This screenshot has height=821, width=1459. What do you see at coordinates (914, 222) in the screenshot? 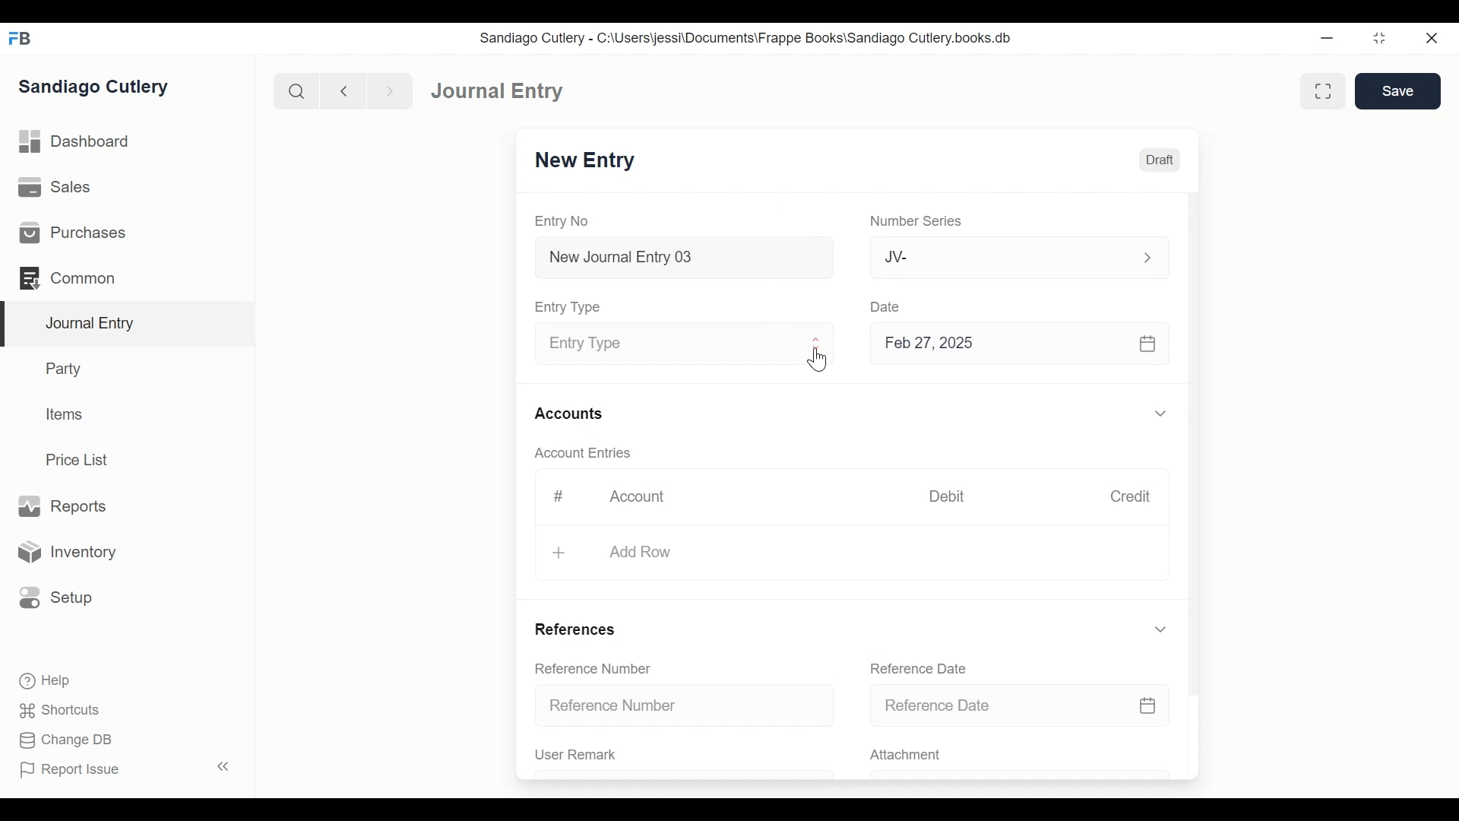
I see `Number Series` at bounding box center [914, 222].